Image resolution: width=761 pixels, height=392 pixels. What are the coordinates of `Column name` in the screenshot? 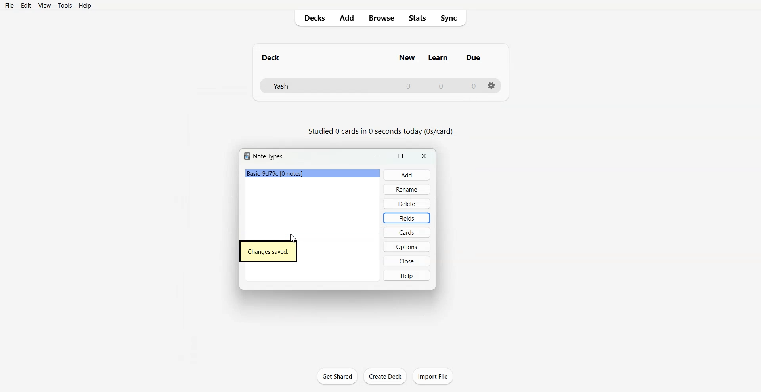 It's located at (438, 58).